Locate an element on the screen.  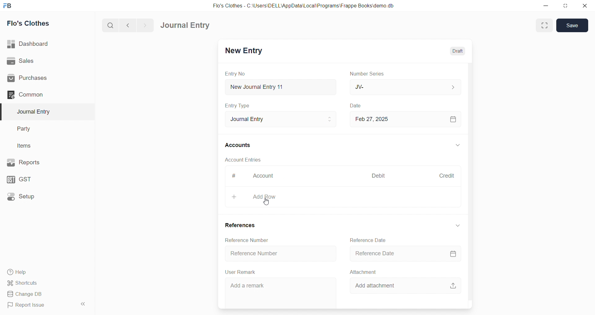
collapse sidebar is located at coordinates (84, 304).